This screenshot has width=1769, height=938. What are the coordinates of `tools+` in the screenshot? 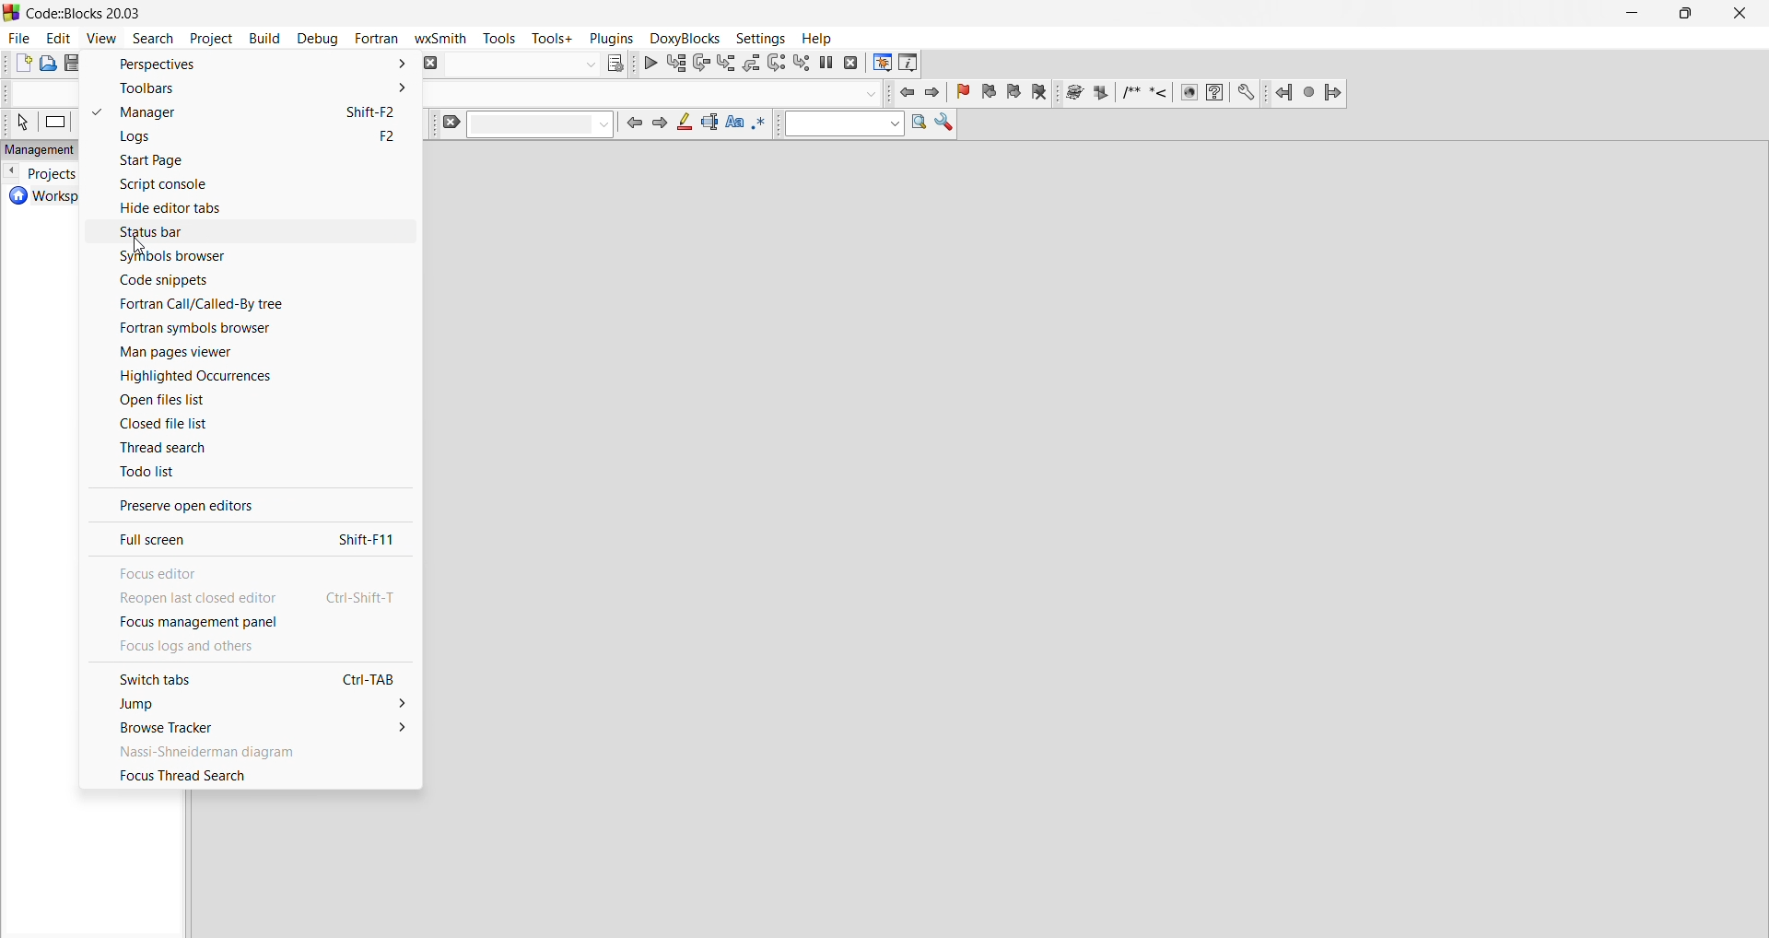 It's located at (554, 39).